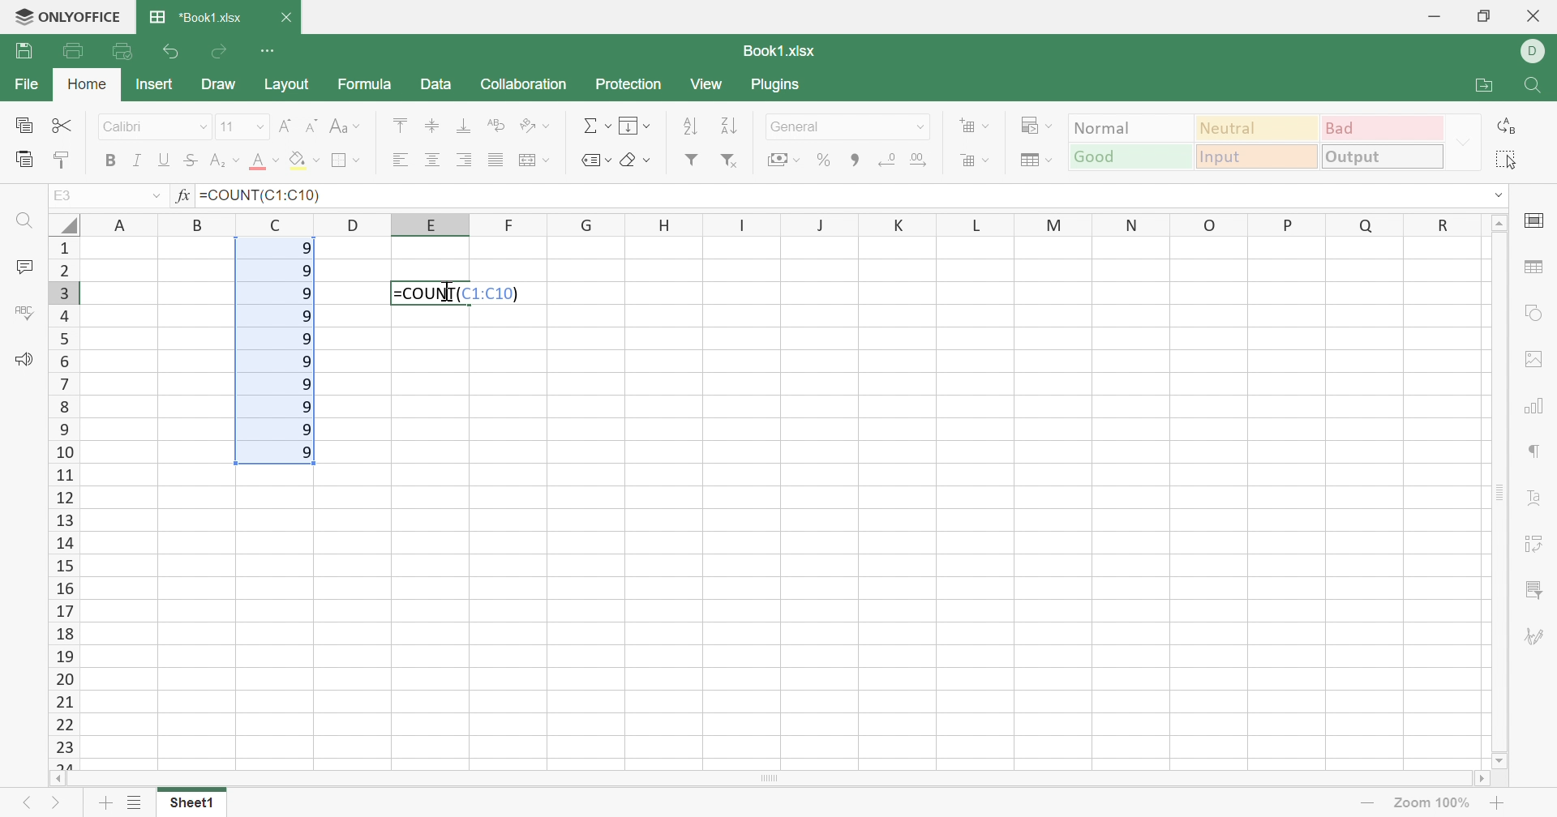  I want to click on 9, so click(307, 291).